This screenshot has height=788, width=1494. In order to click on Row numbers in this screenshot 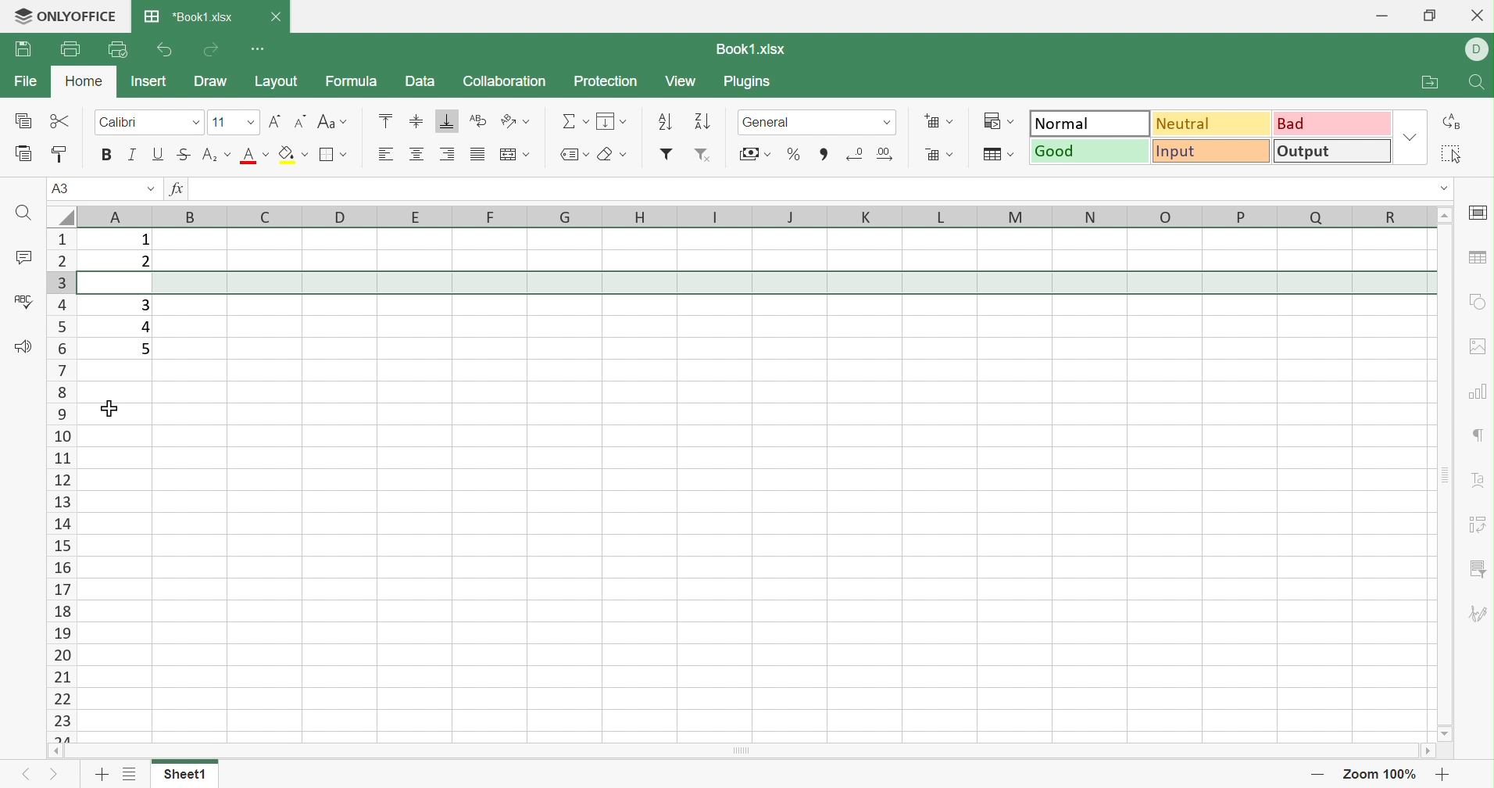, I will do `click(62, 487)`.